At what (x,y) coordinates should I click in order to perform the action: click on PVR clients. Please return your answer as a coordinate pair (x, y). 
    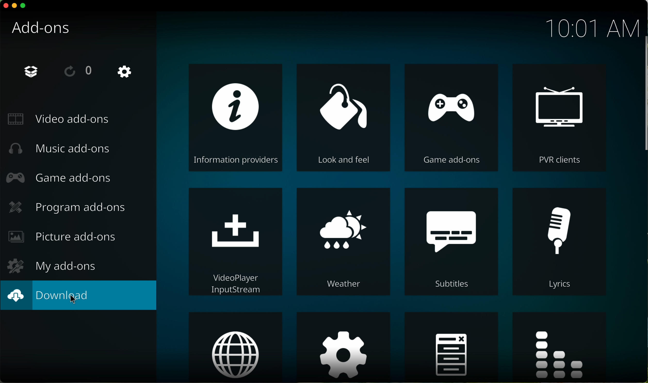
    Looking at the image, I should click on (558, 117).